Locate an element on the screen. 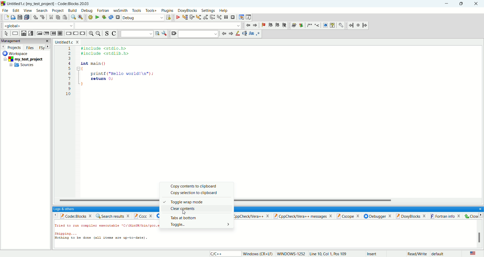 This screenshot has width=484, height=257. elect target dialog is located at coordinates (168, 17).